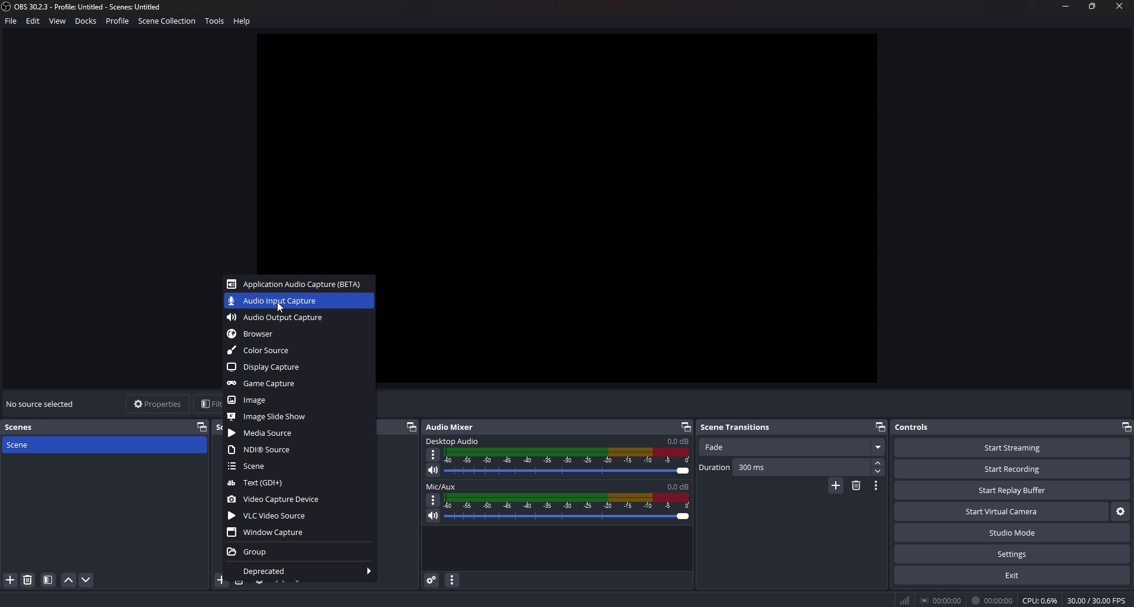 This screenshot has height=607, width=1134. What do you see at coordinates (1120, 8) in the screenshot?
I see `close` at bounding box center [1120, 8].